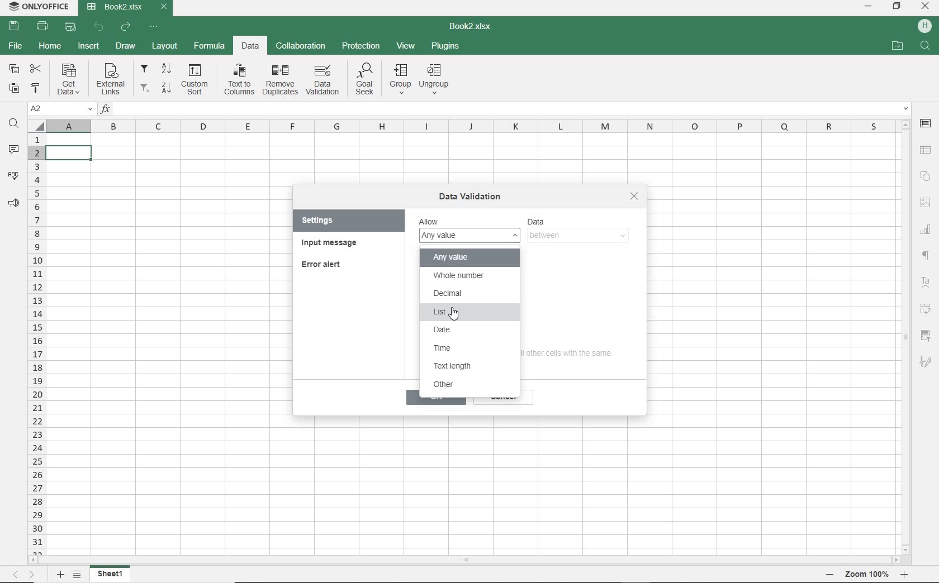 This screenshot has width=939, height=583. I want to click on CHART, so click(926, 232).